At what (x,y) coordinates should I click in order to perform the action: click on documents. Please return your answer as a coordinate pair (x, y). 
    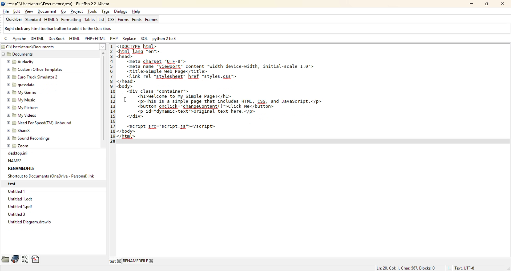
    Looking at the image, I should click on (26, 54).